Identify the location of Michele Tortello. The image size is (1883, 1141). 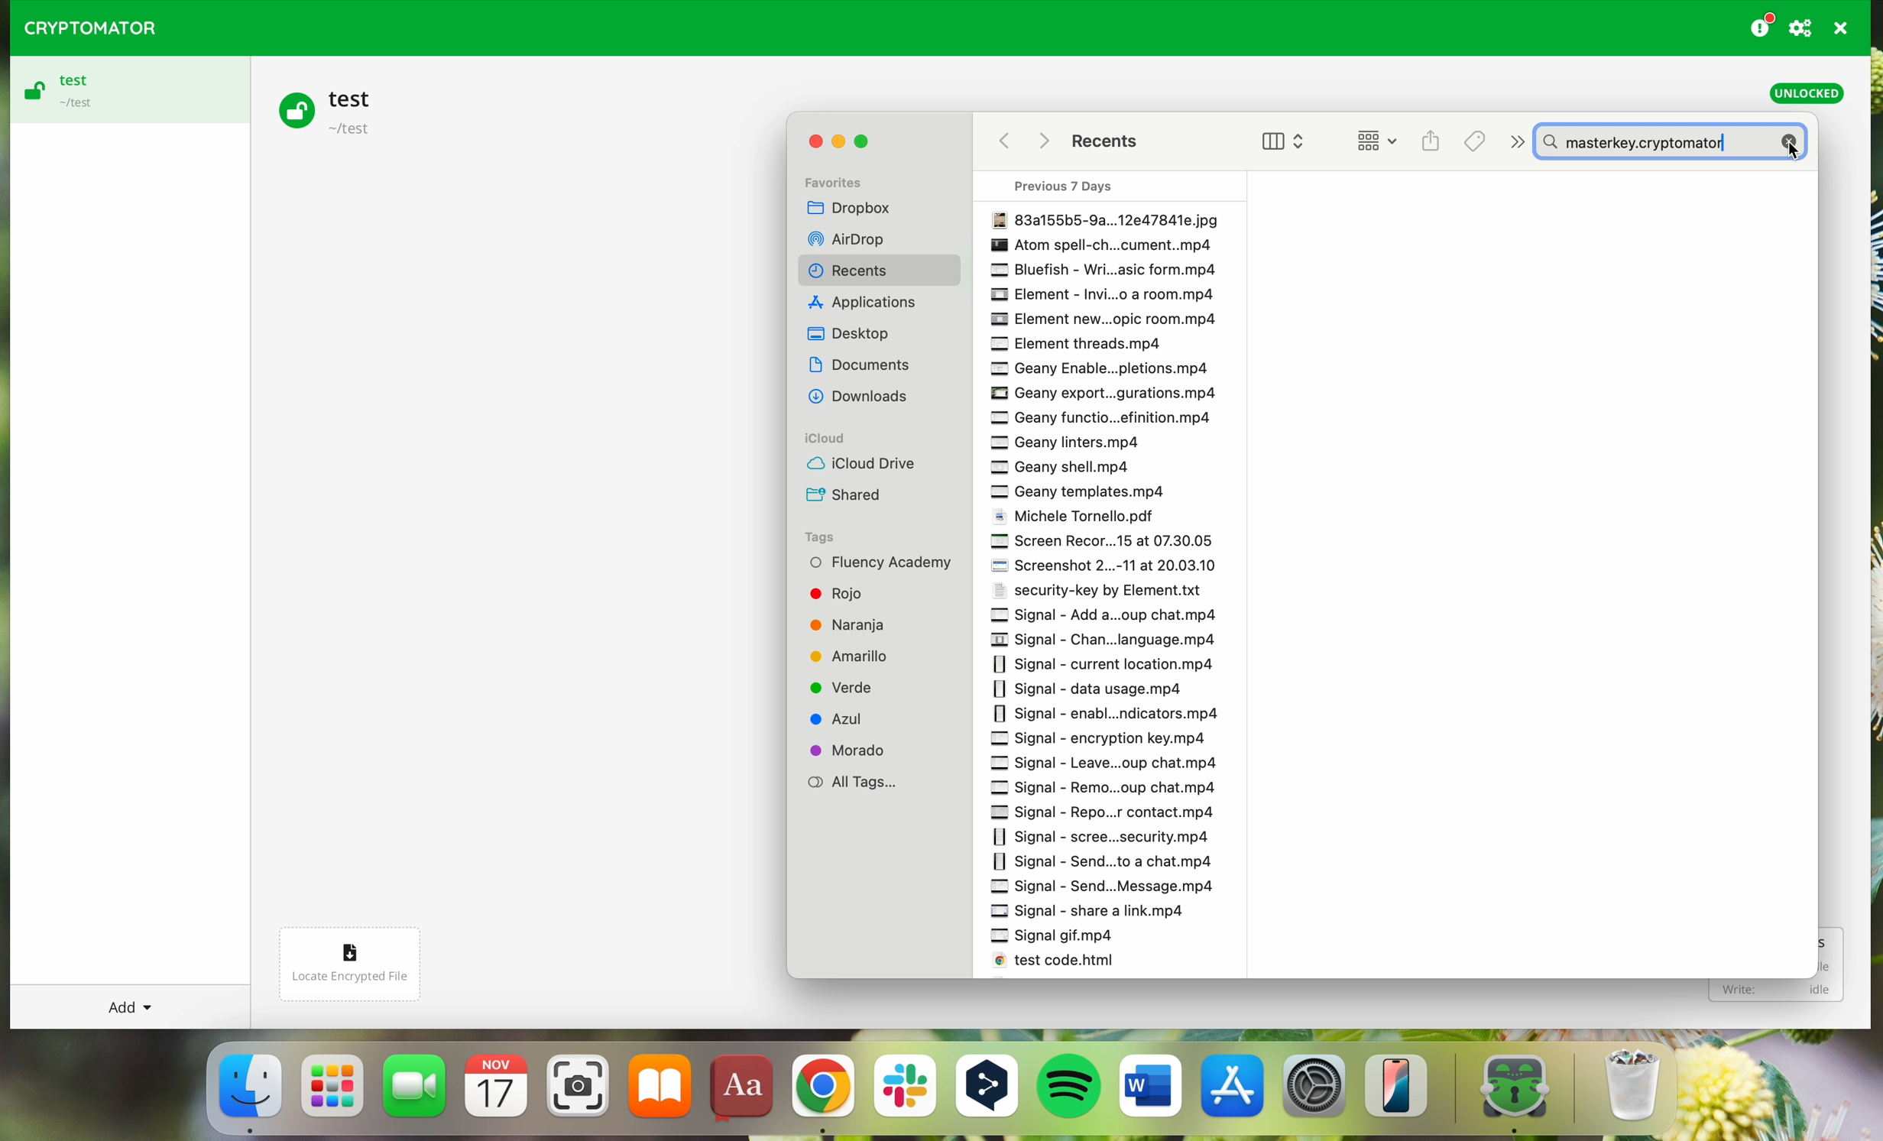
(1082, 520).